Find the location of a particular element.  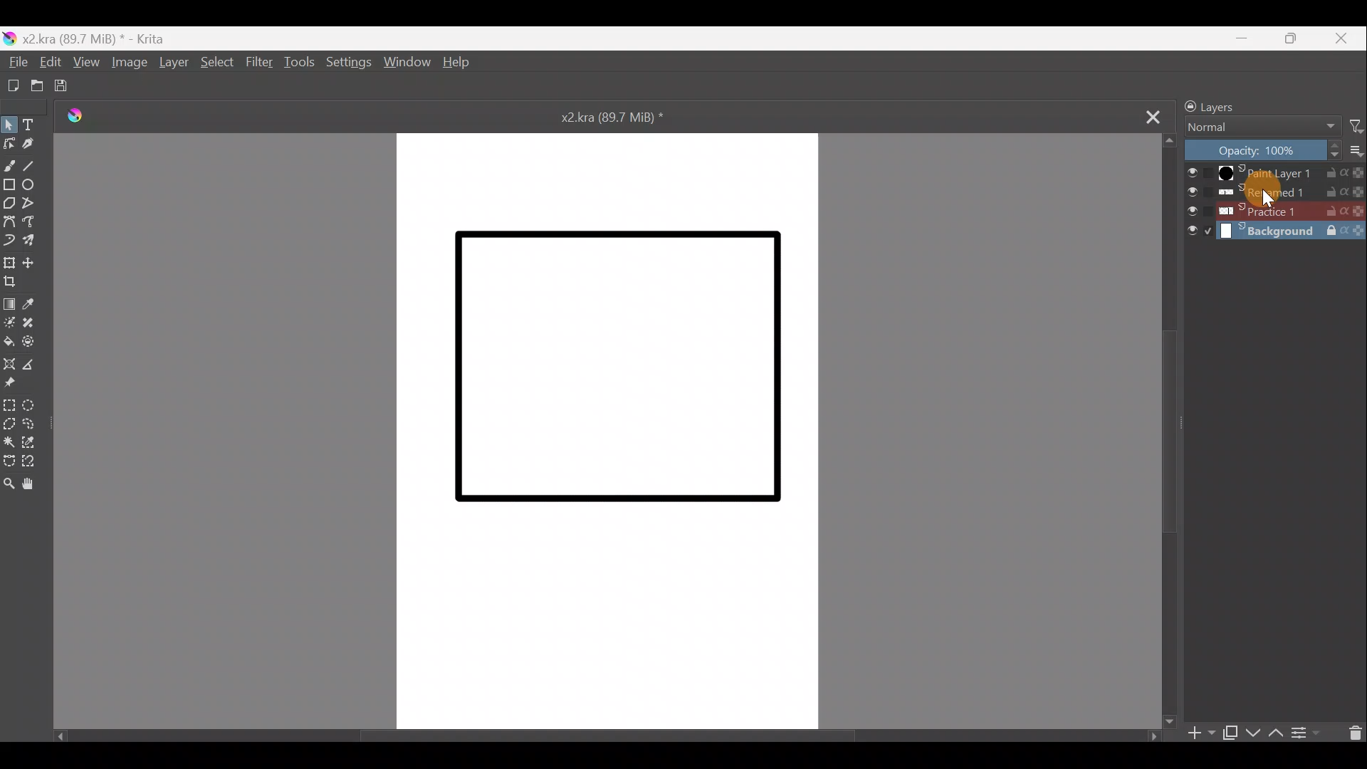

Zoom tool is located at coordinates (9, 480).